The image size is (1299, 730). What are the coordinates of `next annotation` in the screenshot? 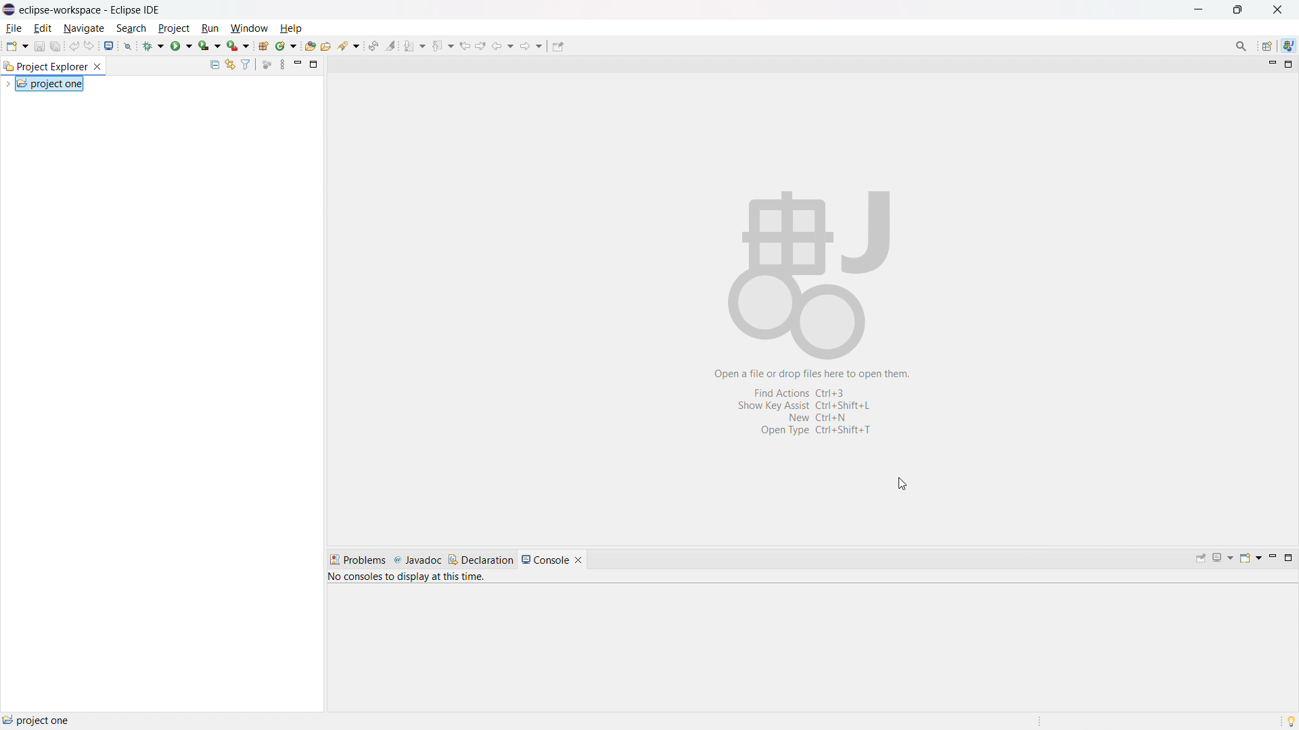 It's located at (414, 46).